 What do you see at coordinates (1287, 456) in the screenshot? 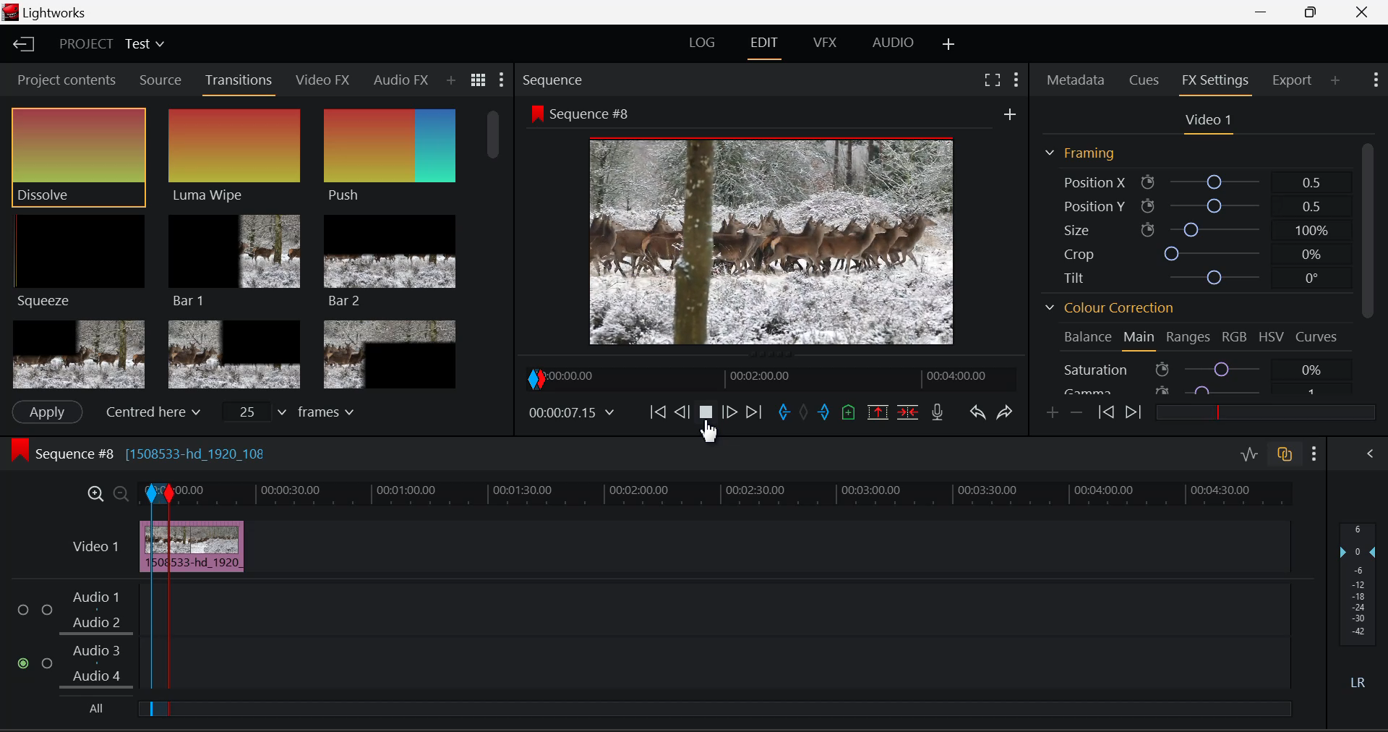
I see `Toggle Audio Track Sync` at bounding box center [1287, 456].